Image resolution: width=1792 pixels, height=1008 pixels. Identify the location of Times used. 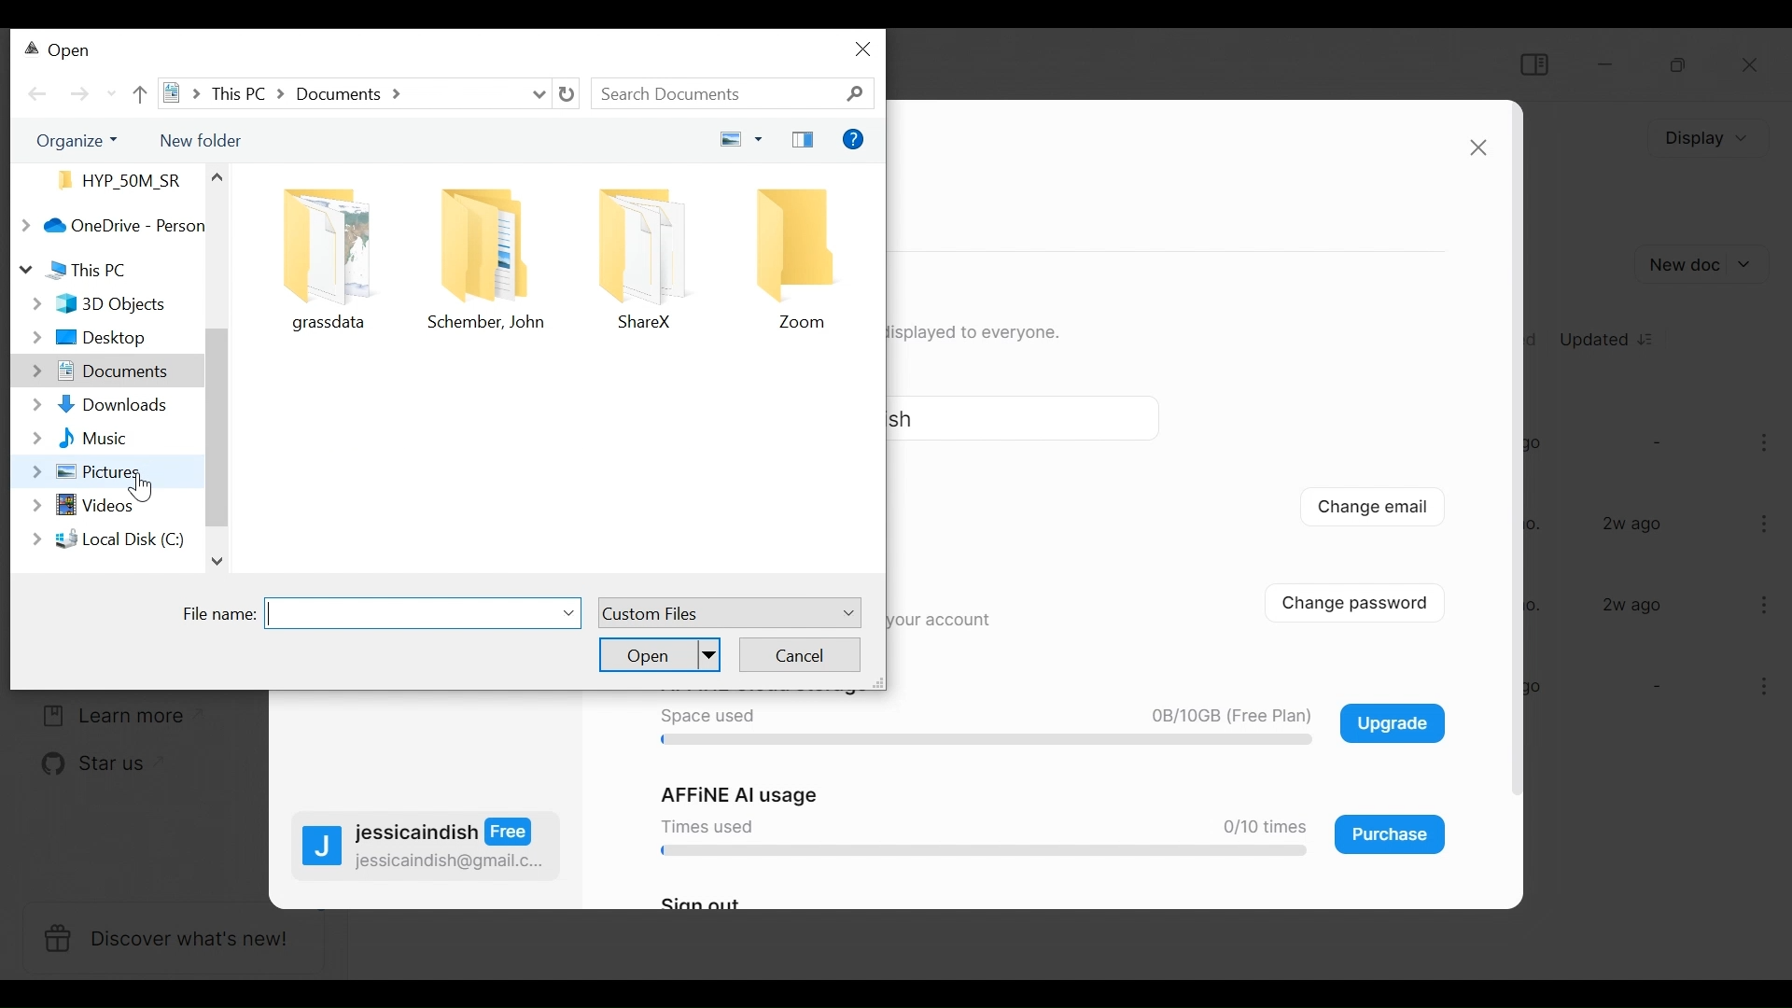
(703, 825).